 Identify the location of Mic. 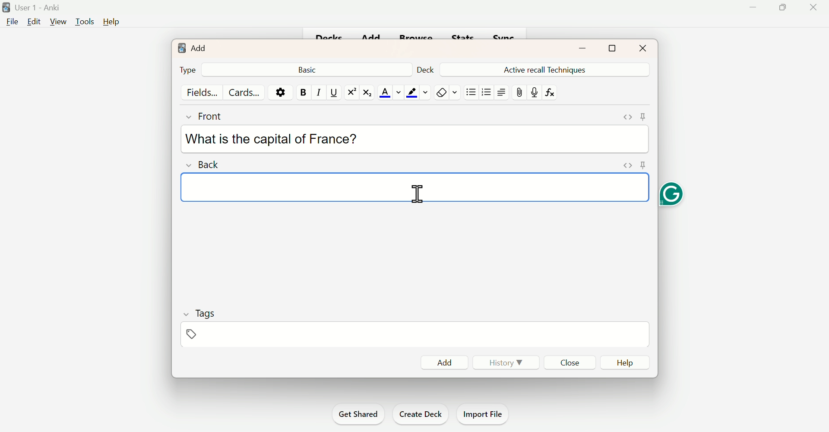
(535, 92).